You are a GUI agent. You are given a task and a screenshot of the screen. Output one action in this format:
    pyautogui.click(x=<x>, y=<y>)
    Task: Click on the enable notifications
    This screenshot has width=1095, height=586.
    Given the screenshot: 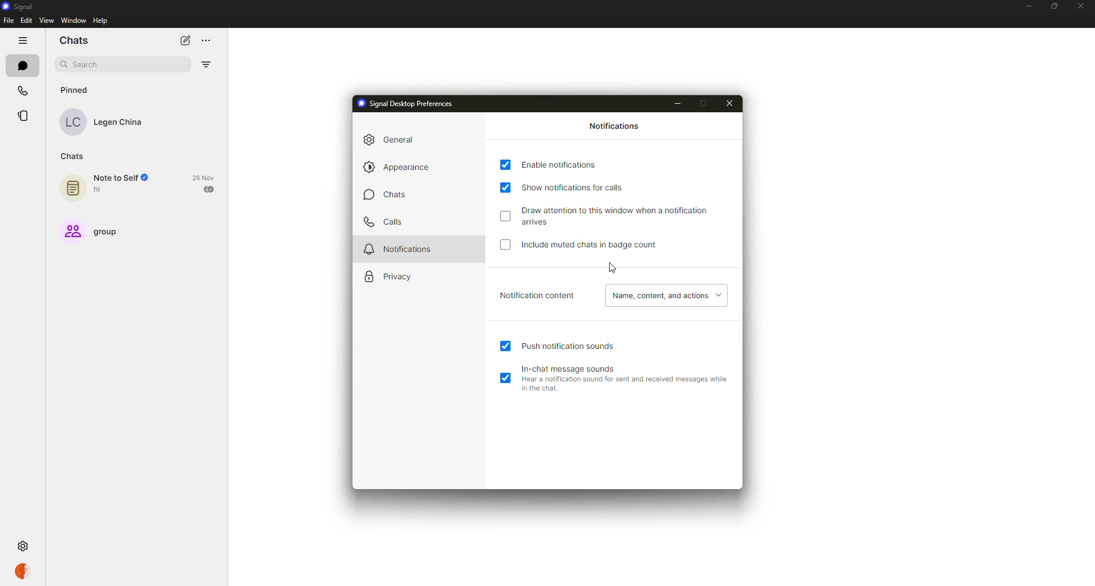 What is the action you would take?
    pyautogui.click(x=558, y=165)
    